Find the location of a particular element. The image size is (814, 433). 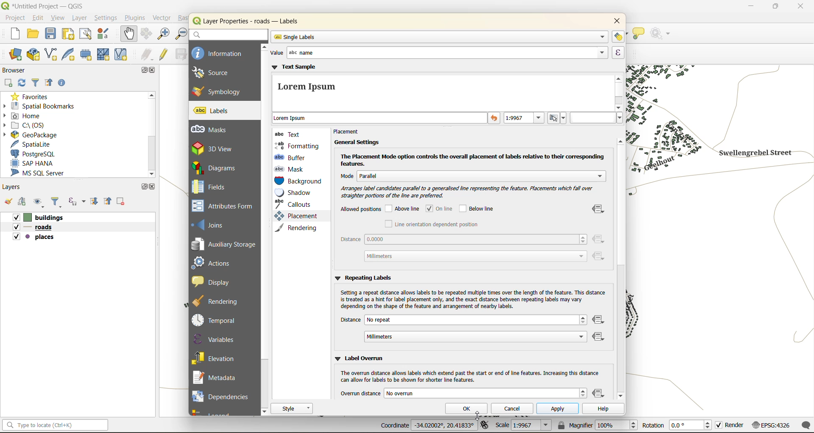

3d view is located at coordinates (220, 148).